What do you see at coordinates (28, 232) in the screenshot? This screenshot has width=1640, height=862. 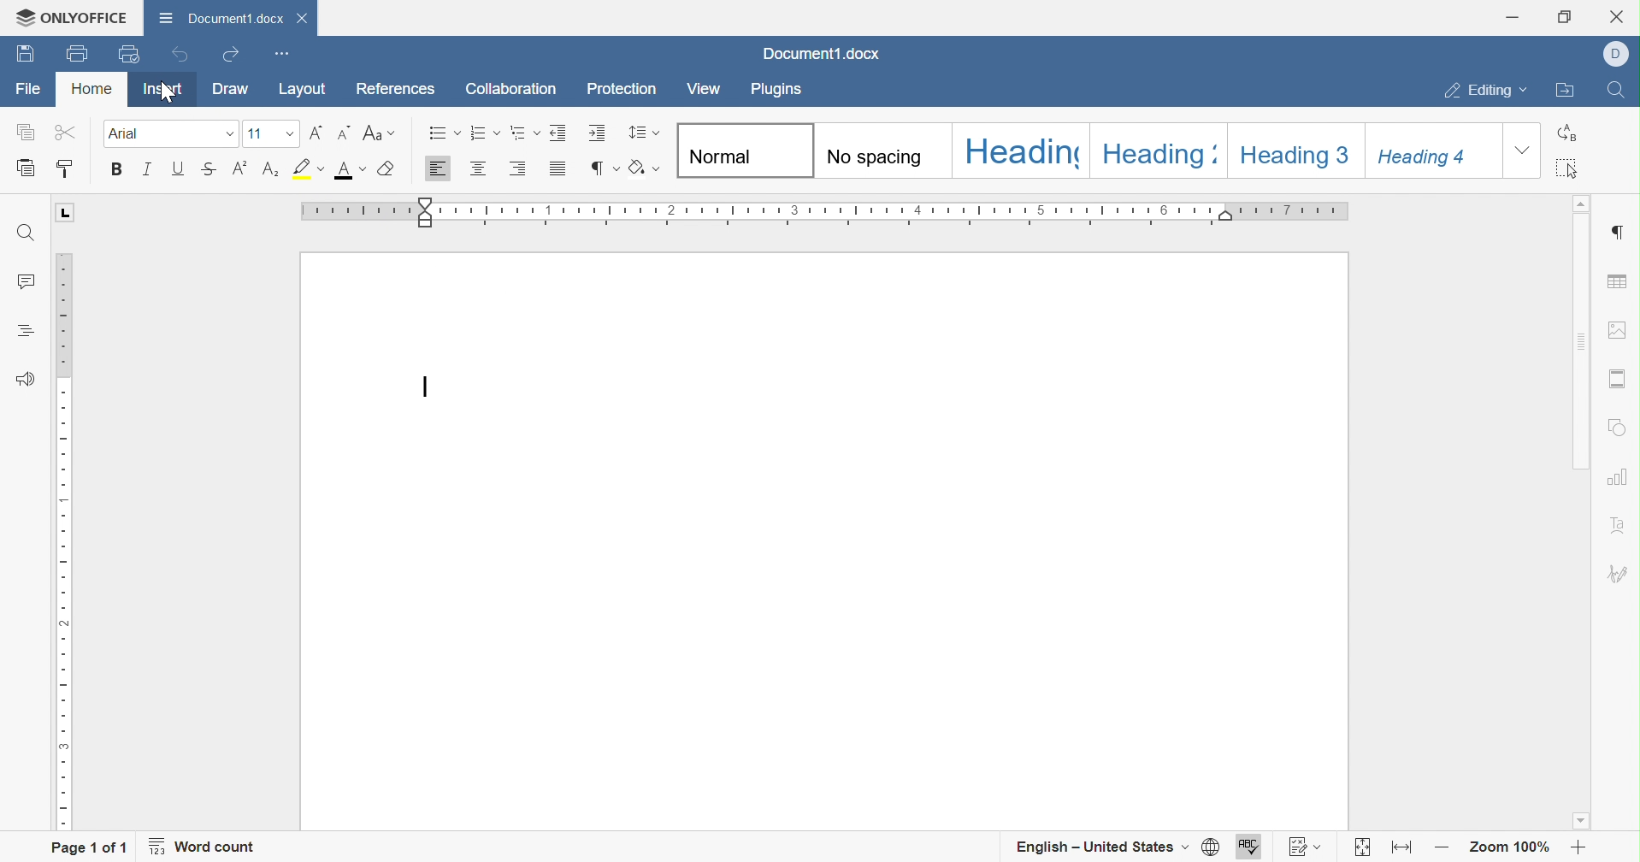 I see `Find` at bounding box center [28, 232].